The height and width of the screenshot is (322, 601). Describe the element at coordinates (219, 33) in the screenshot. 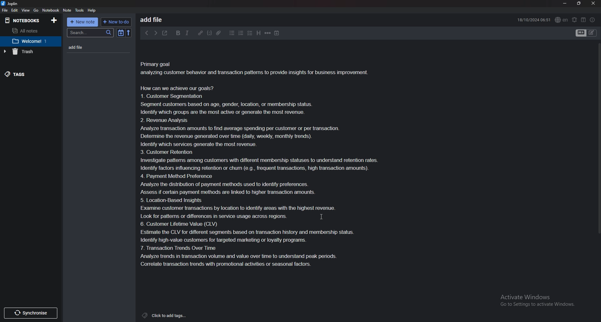

I see `Attachment` at that location.